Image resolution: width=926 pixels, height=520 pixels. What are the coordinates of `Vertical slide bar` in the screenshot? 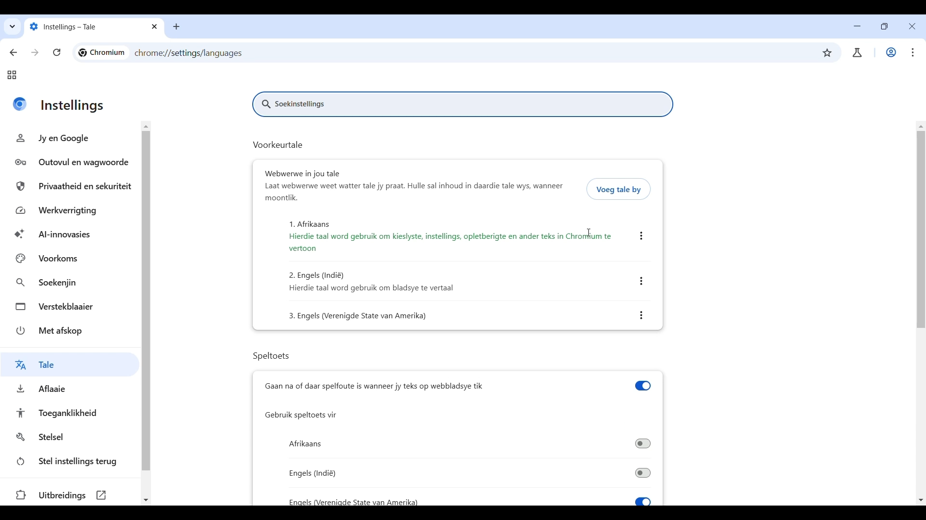 It's located at (921, 231).